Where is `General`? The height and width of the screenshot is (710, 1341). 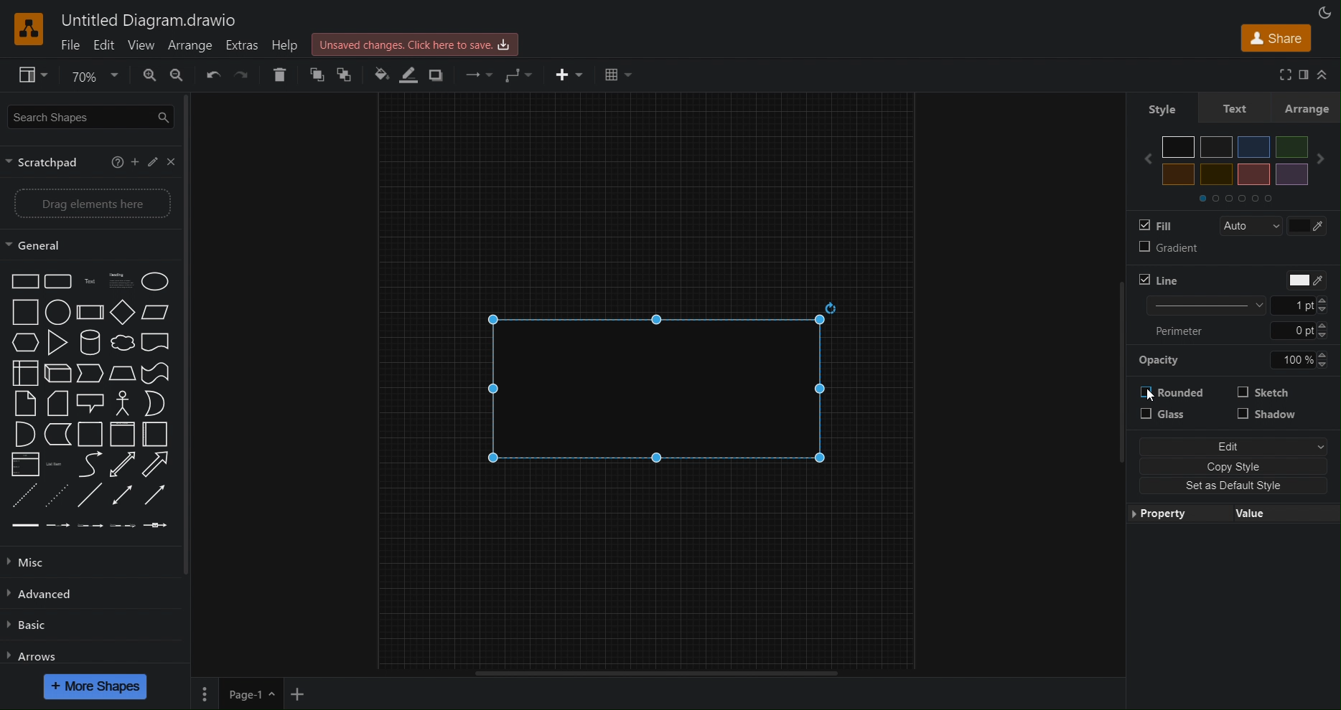 General is located at coordinates (83, 245).